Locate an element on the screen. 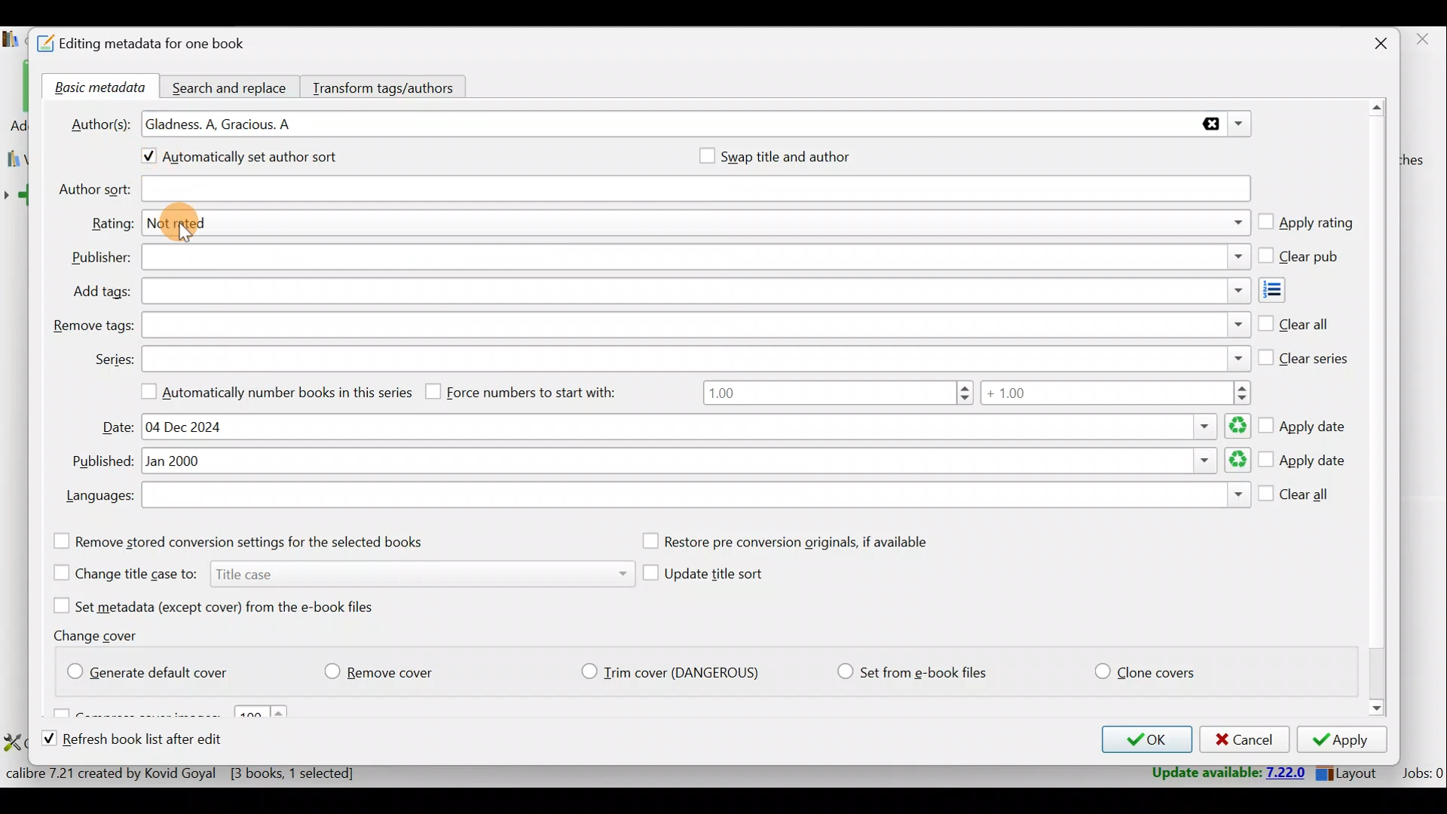 The height and width of the screenshot is (814, 1447). Automatically set author sort is located at coordinates (251, 159).